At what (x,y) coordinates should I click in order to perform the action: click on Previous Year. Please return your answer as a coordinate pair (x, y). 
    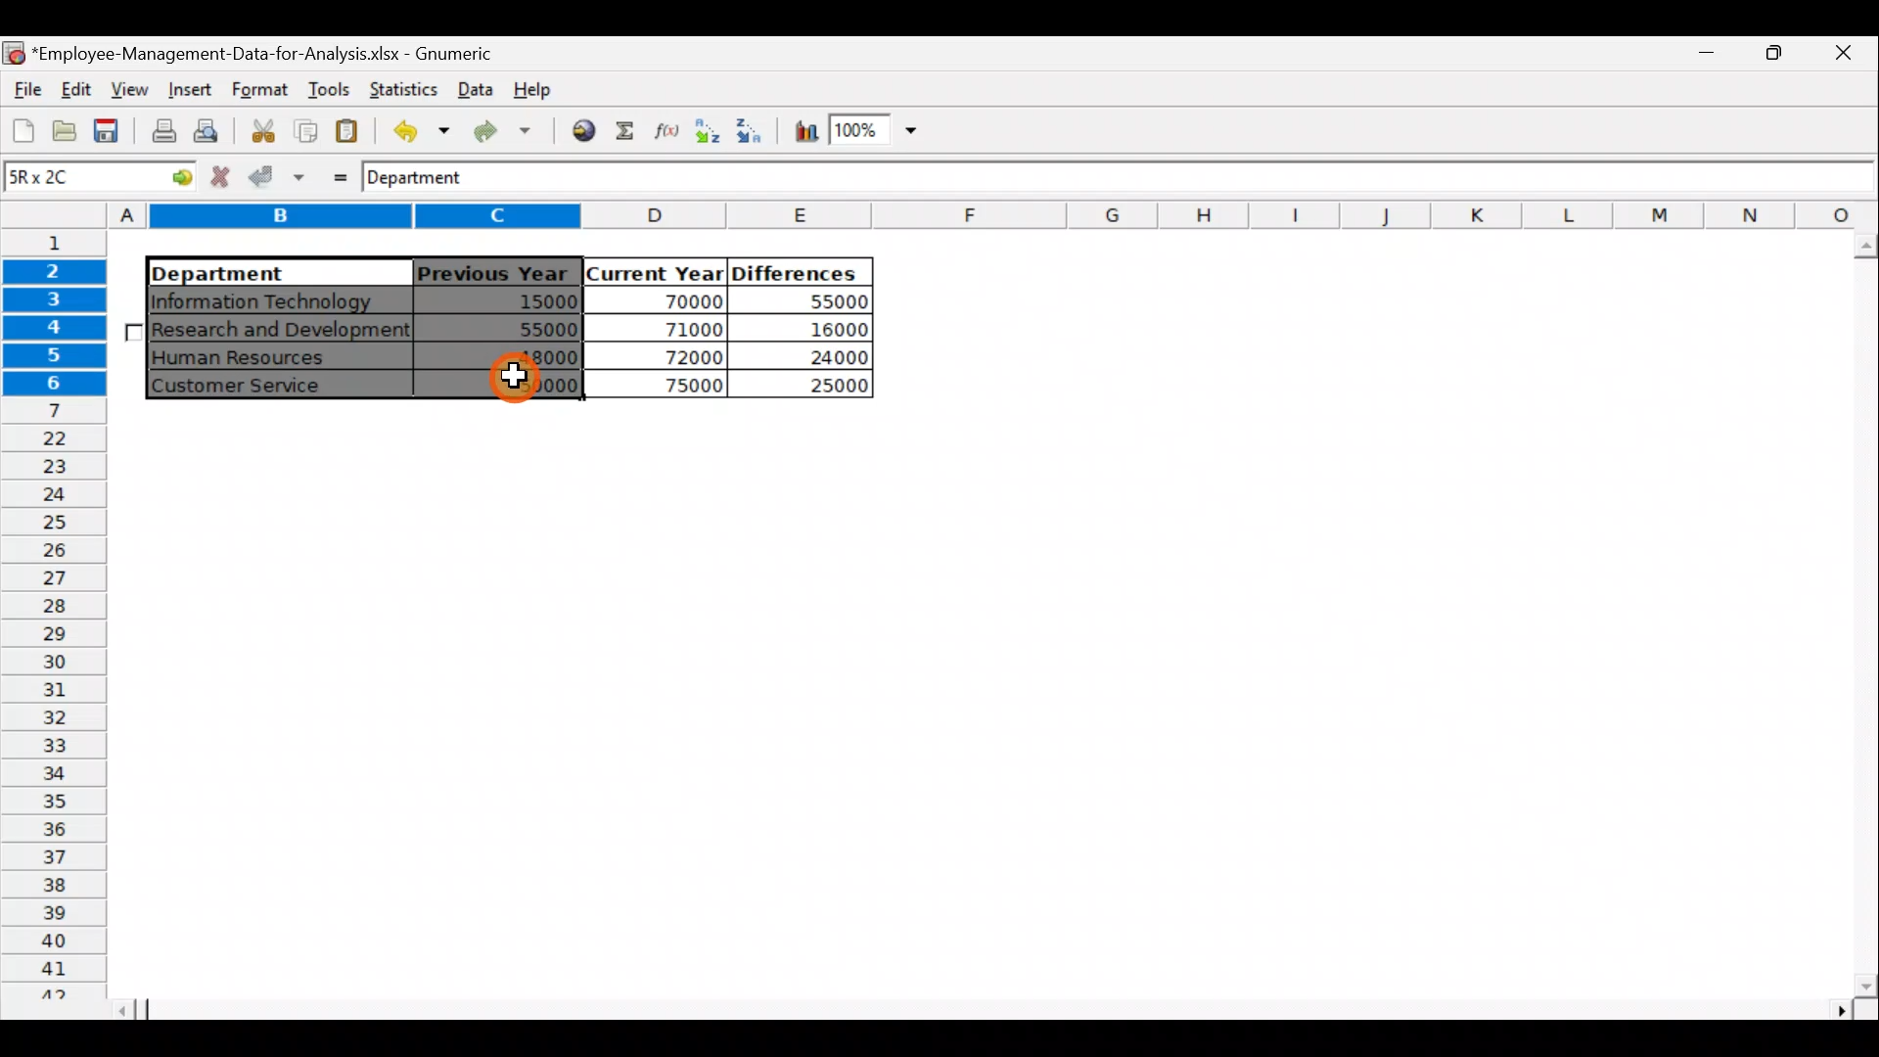
    Looking at the image, I should click on (493, 269).